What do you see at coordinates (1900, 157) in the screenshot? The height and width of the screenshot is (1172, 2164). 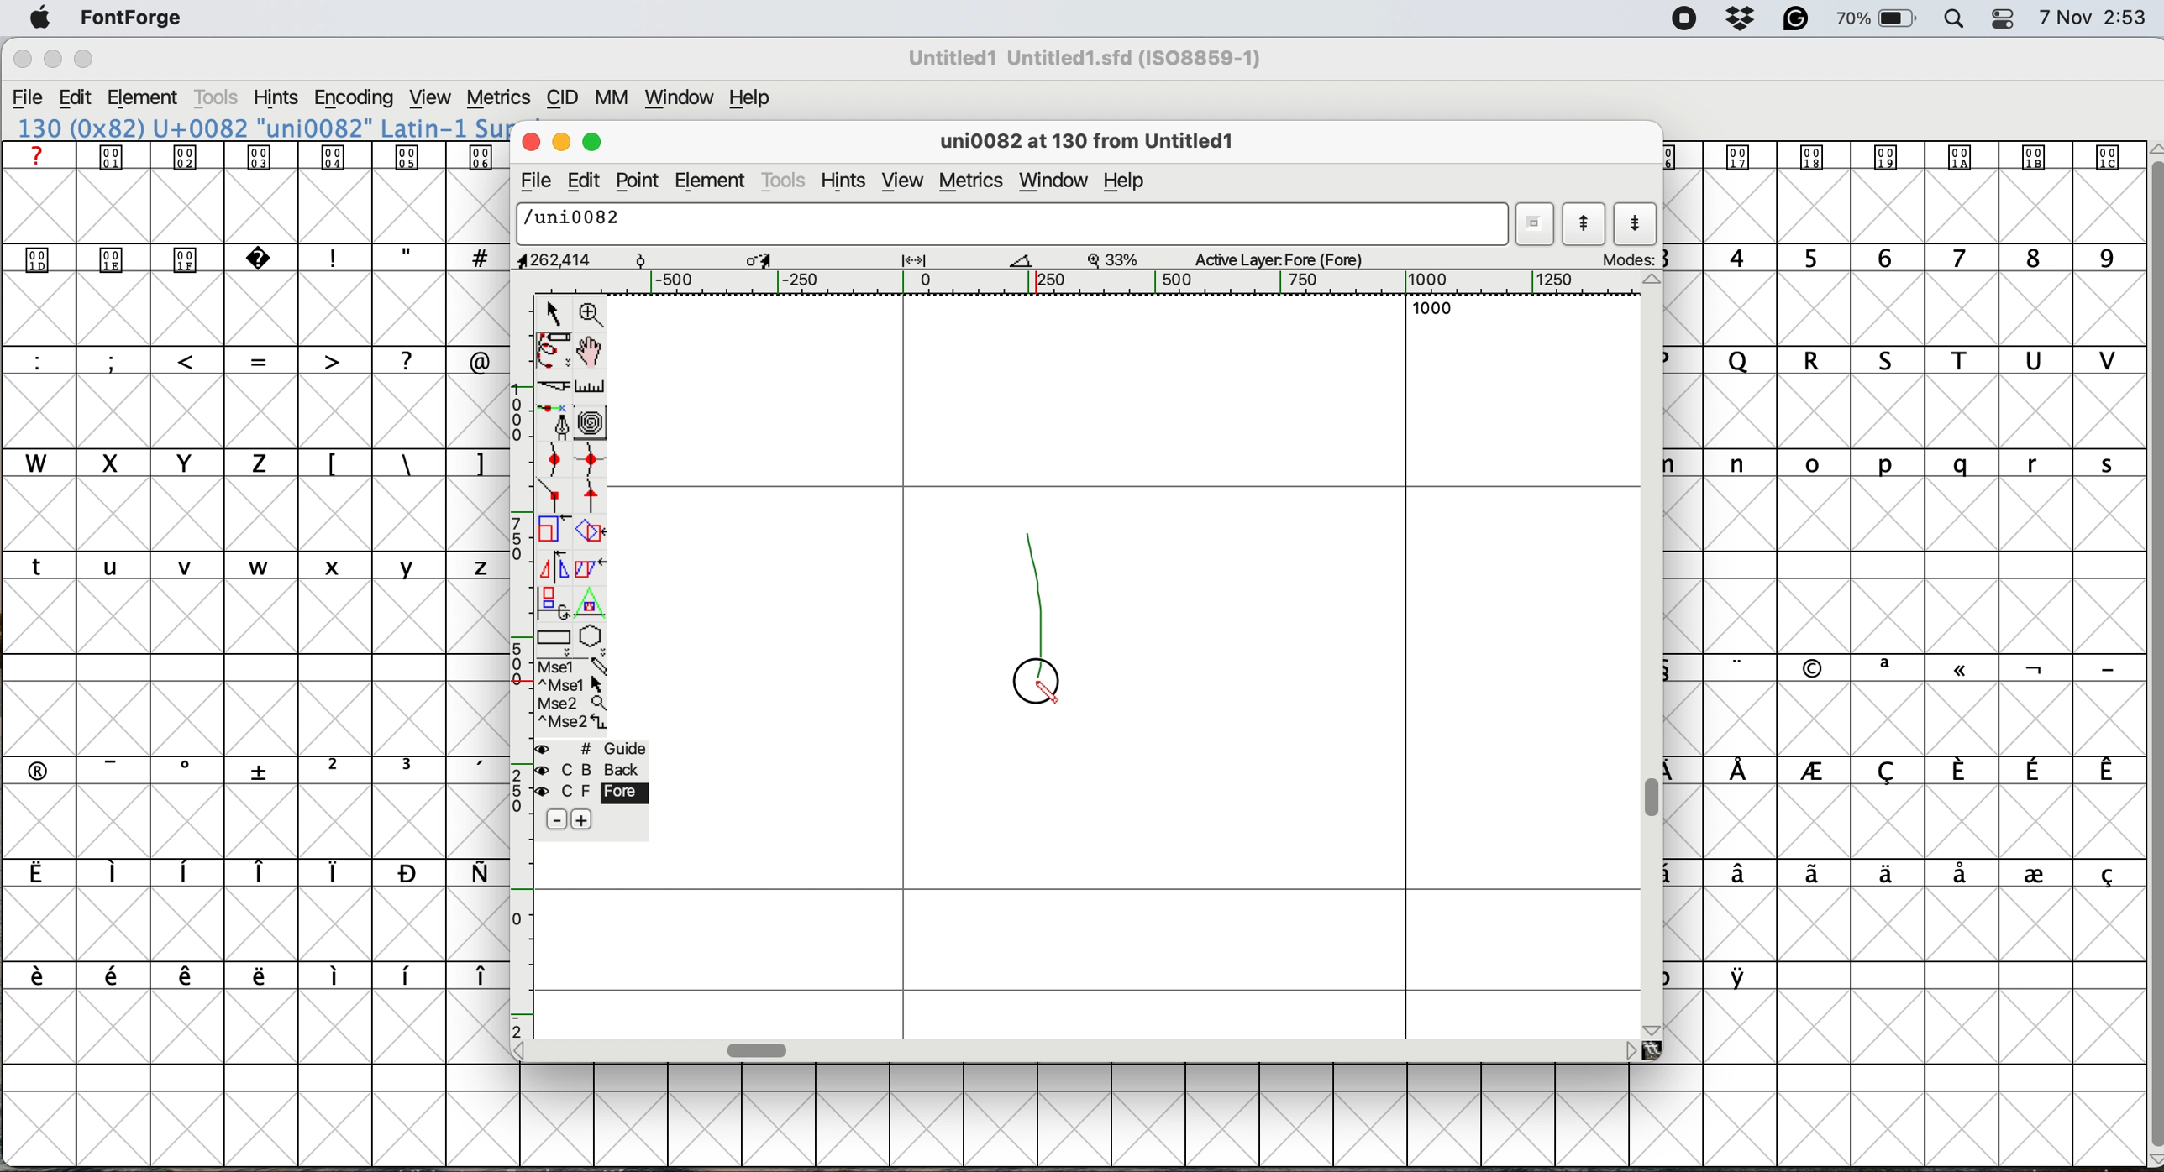 I see `special icons` at bounding box center [1900, 157].